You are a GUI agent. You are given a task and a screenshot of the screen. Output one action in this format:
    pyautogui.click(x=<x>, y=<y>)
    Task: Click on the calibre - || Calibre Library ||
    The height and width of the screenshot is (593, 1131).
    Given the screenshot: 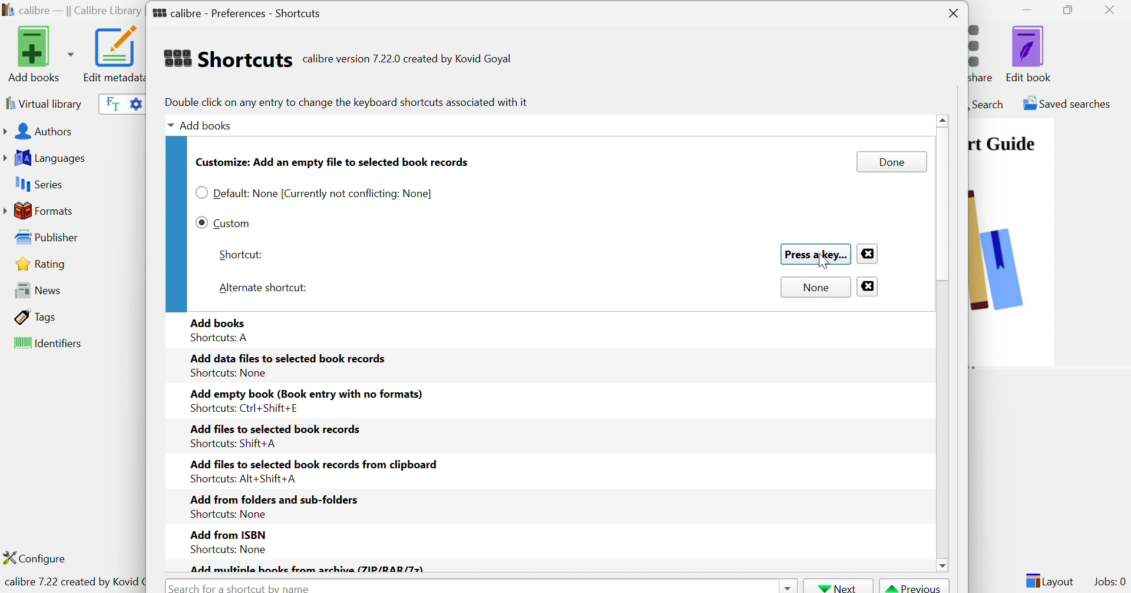 What is the action you would take?
    pyautogui.click(x=71, y=11)
    